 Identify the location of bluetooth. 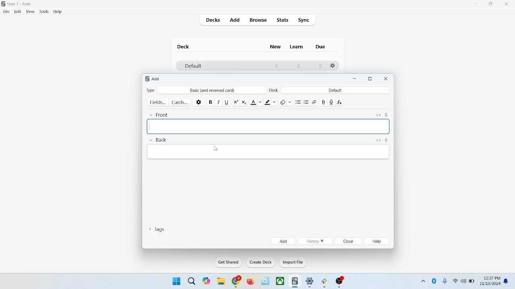
(435, 281).